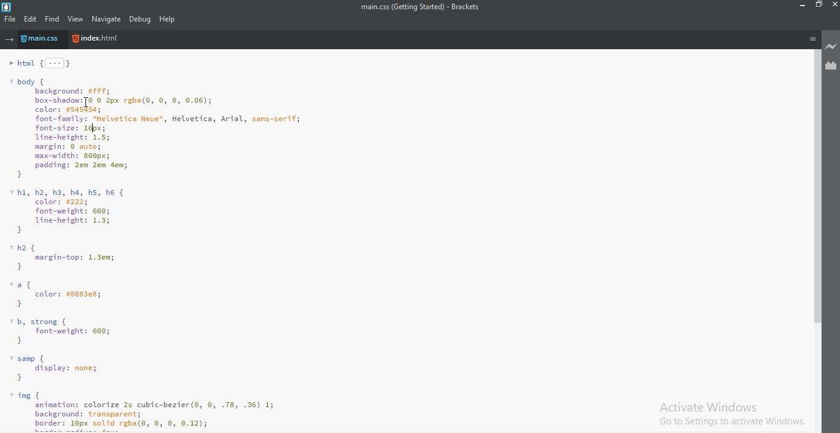 This screenshot has width=840, height=433. Describe the element at coordinates (812, 39) in the screenshot. I see `menu` at that location.